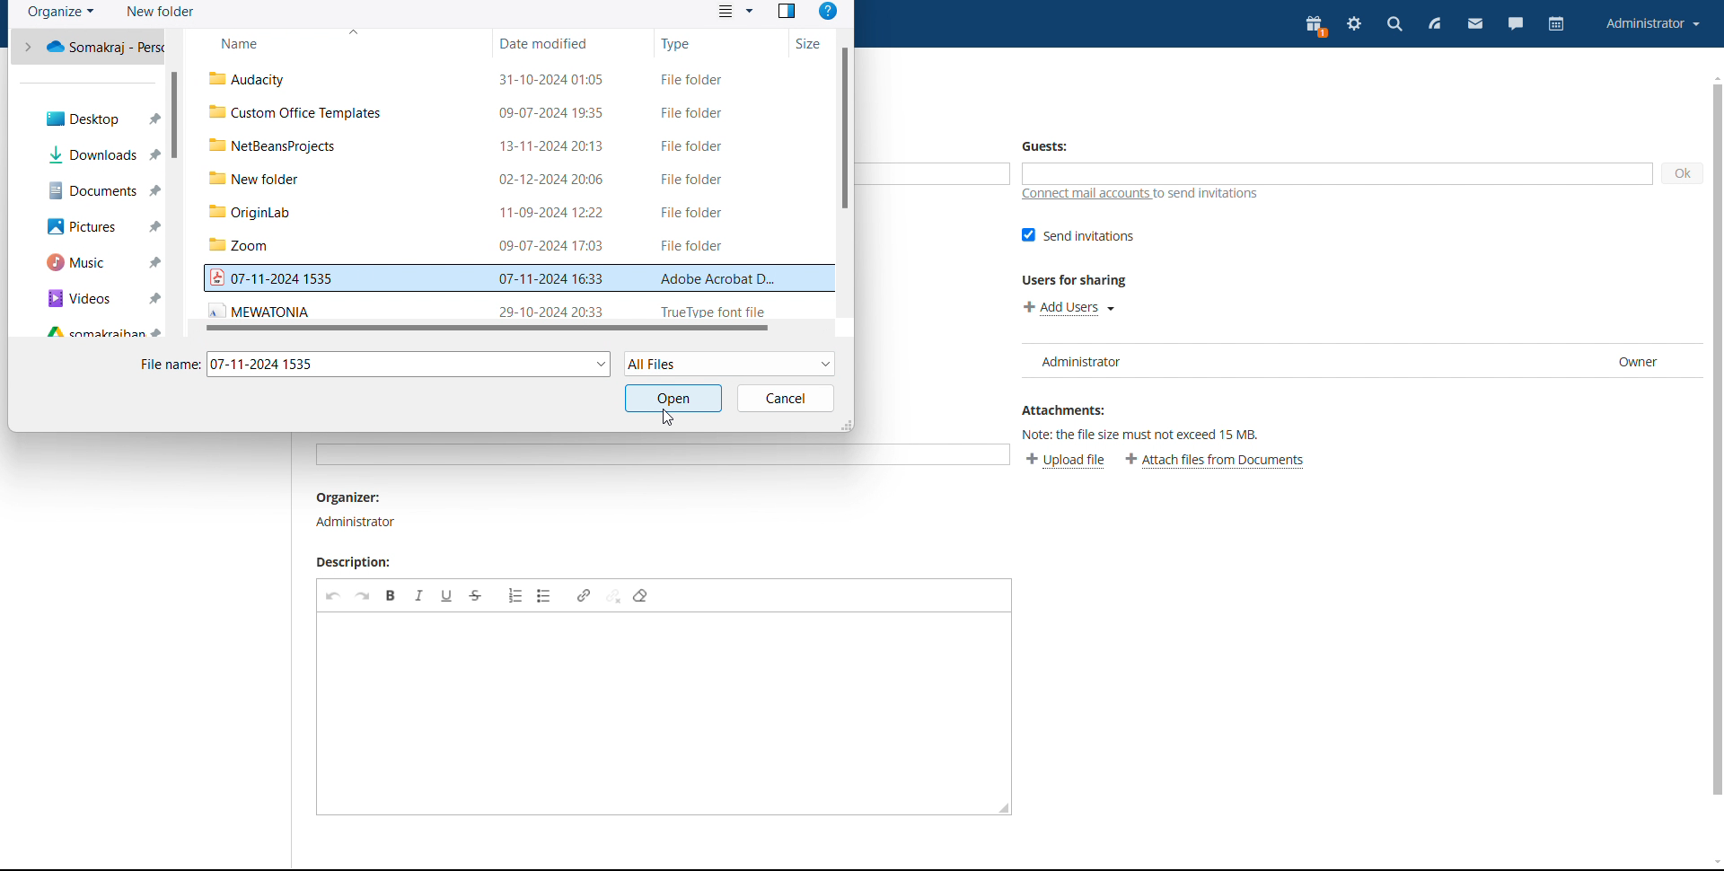  Describe the element at coordinates (1216, 461) in the screenshot. I see `attach files from documents` at that location.